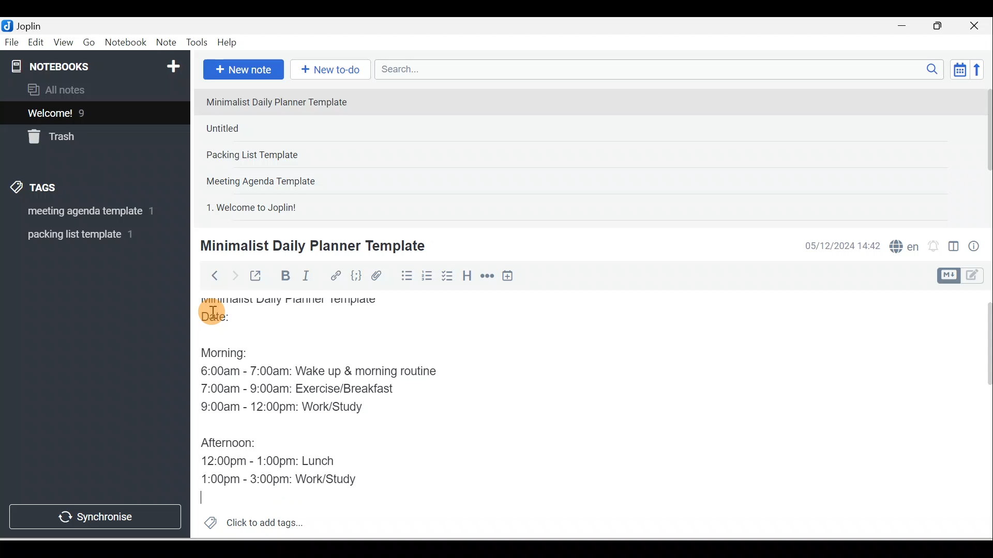 This screenshot has width=993, height=558. I want to click on Note 5, so click(289, 206).